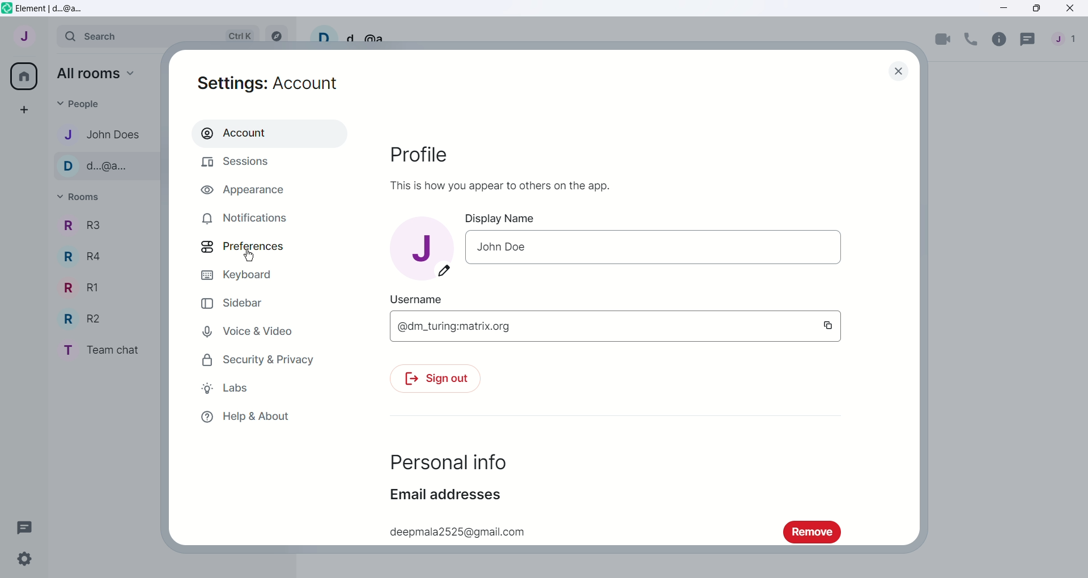 Image resolution: width=1088 pixels, height=578 pixels. What do you see at coordinates (52, 9) in the screenshot?
I see `Element | d...@a...` at bounding box center [52, 9].